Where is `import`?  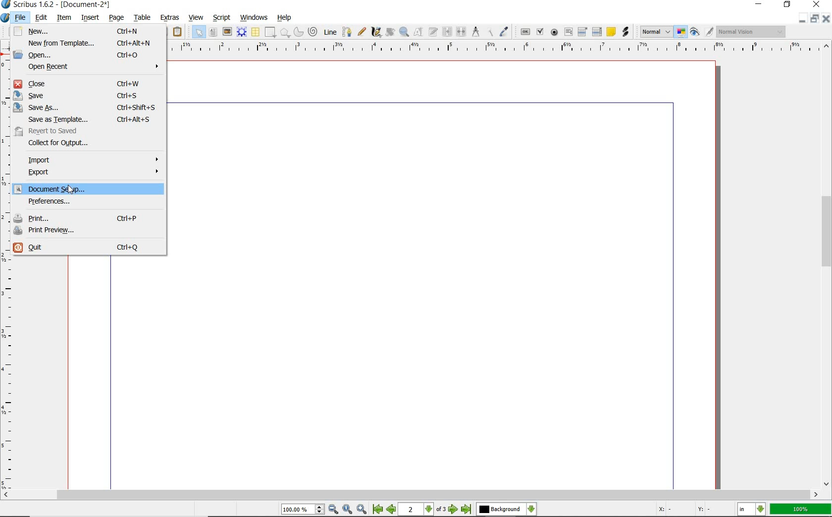 import is located at coordinates (91, 158).